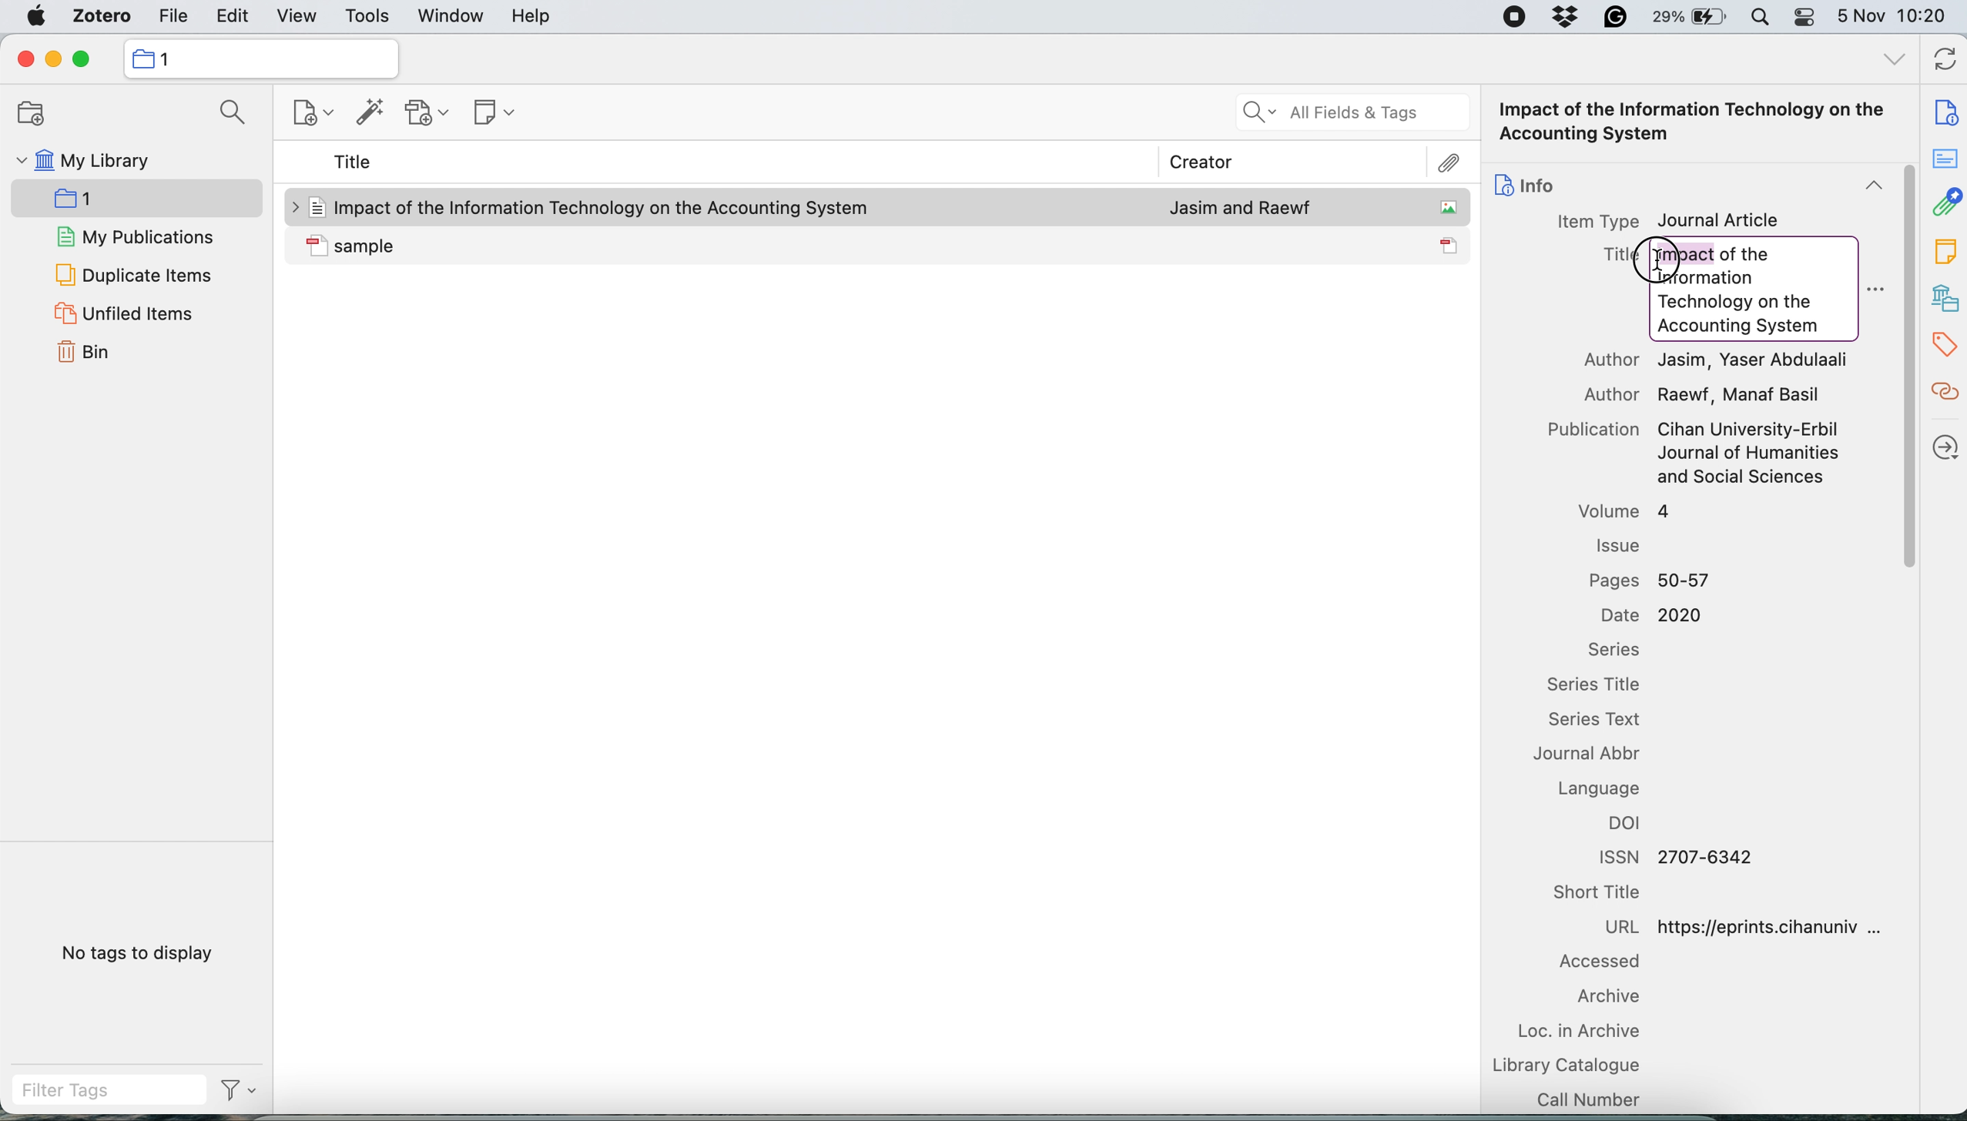  What do you see at coordinates (135, 236) in the screenshot?
I see `my publications` at bounding box center [135, 236].